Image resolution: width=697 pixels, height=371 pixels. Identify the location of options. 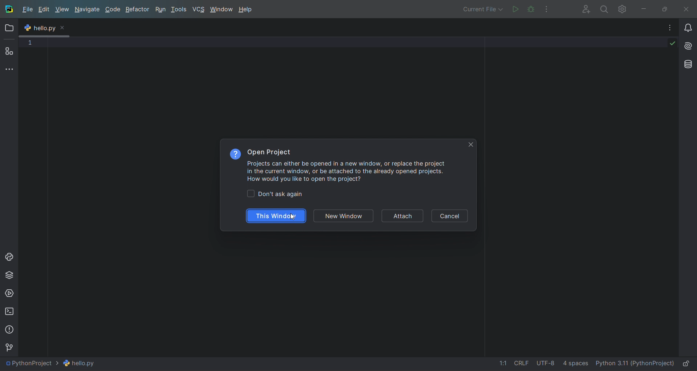
(235, 154).